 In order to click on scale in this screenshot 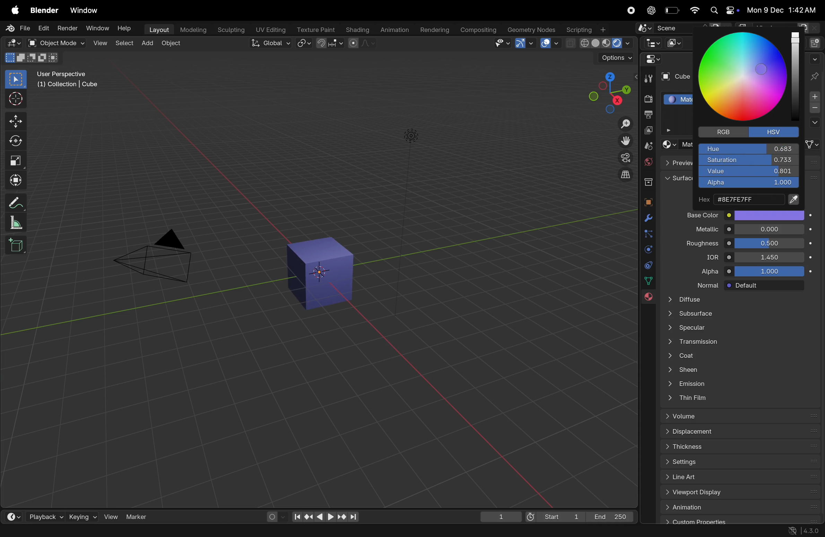, I will do `click(15, 160)`.